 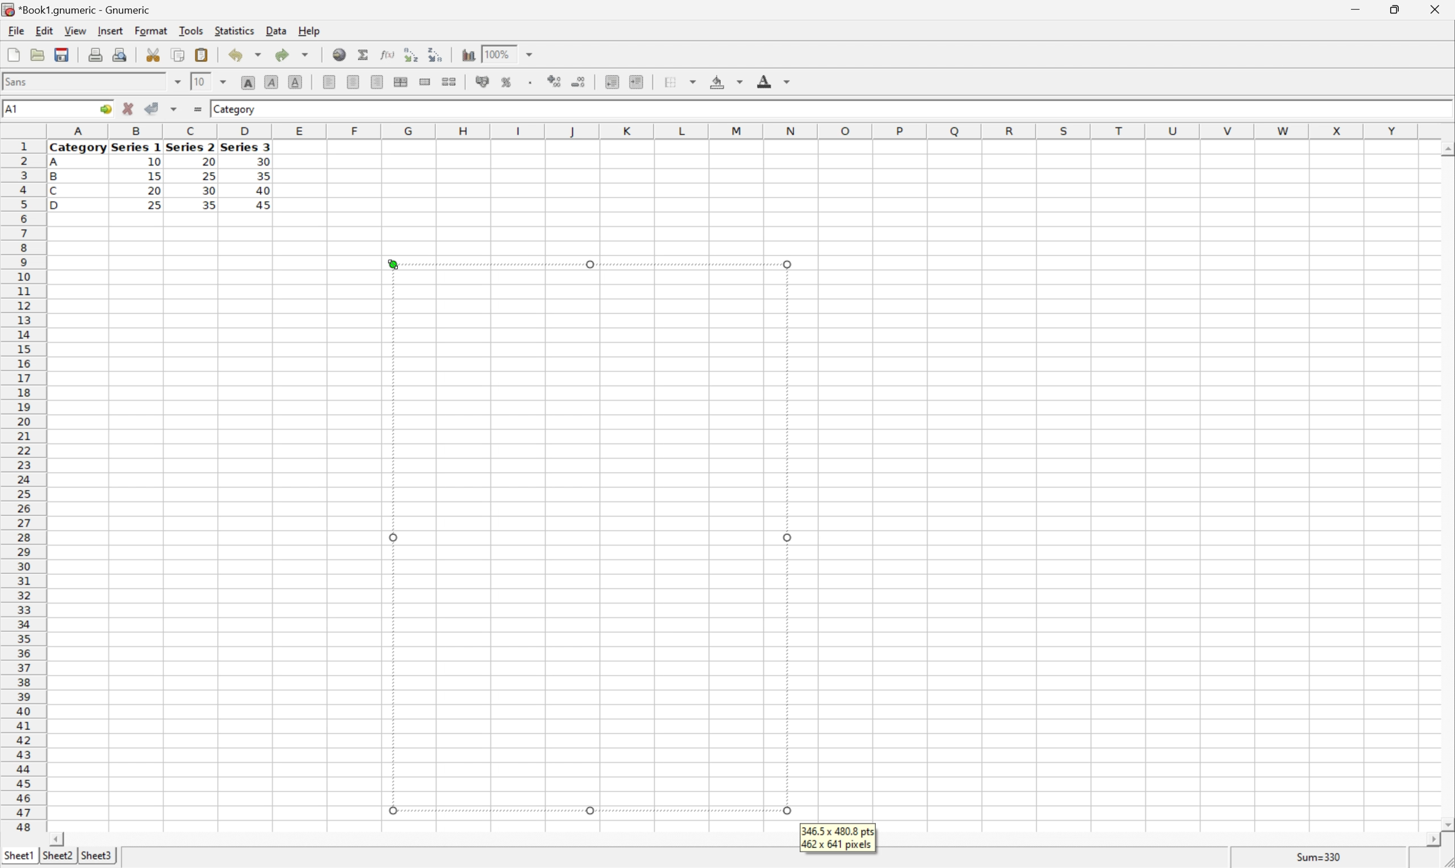 I want to click on Sheet2, so click(x=57, y=856).